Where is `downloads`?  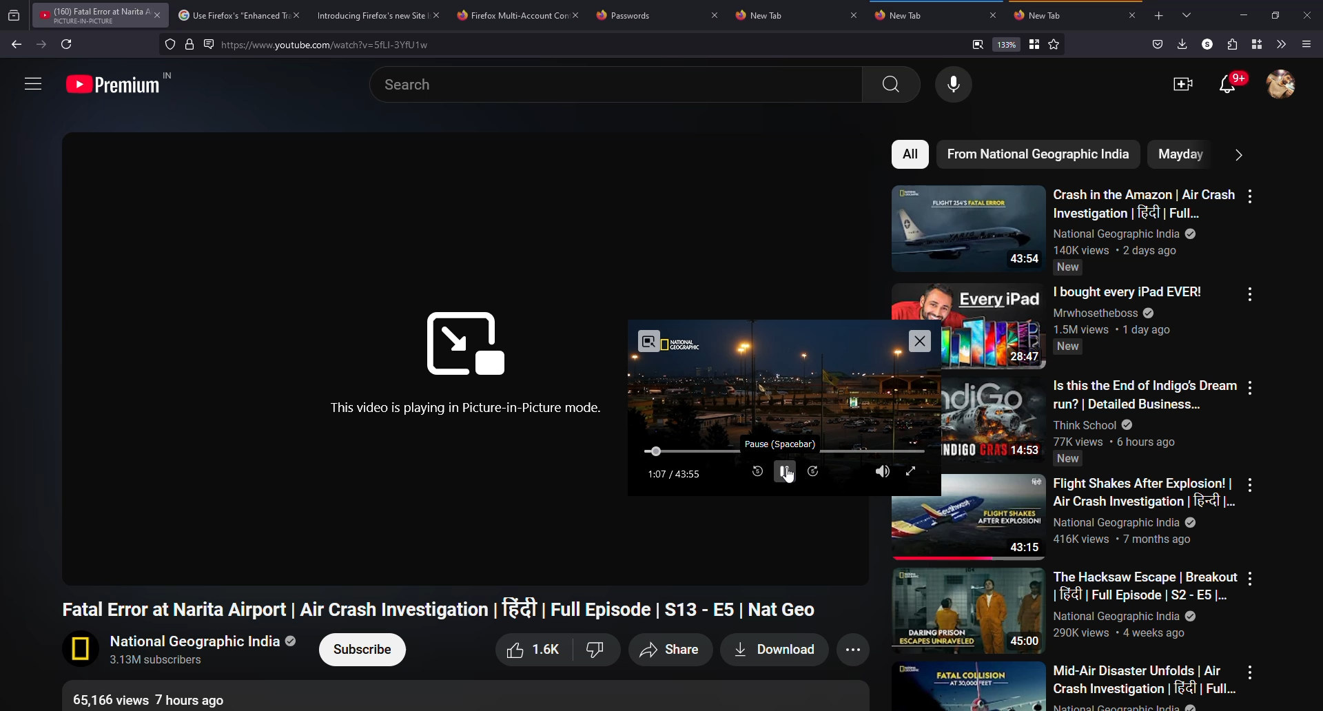 downloads is located at coordinates (1182, 43).